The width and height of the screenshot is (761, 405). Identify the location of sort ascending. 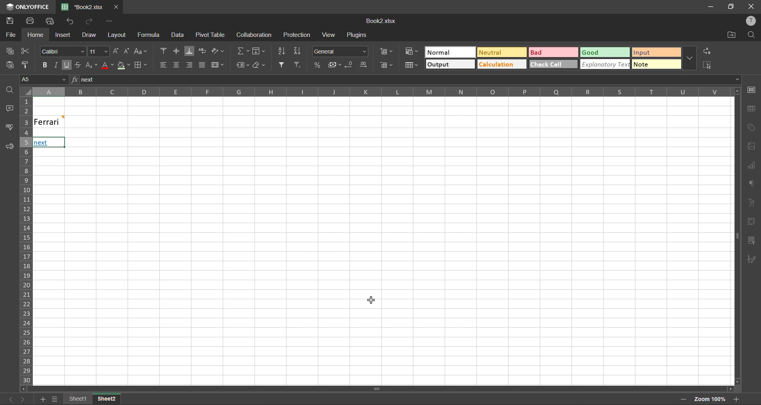
(281, 51).